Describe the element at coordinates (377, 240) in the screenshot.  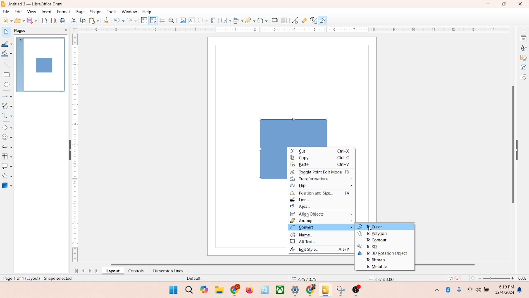
I see `to contour` at that location.